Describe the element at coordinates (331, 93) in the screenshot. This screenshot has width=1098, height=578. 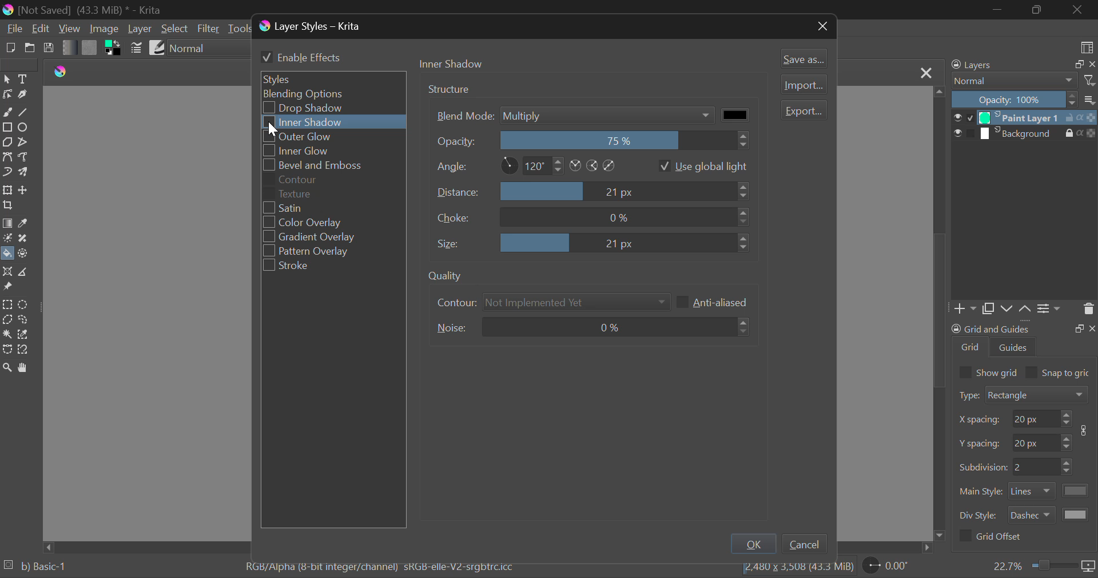
I see `Blending Options` at that location.